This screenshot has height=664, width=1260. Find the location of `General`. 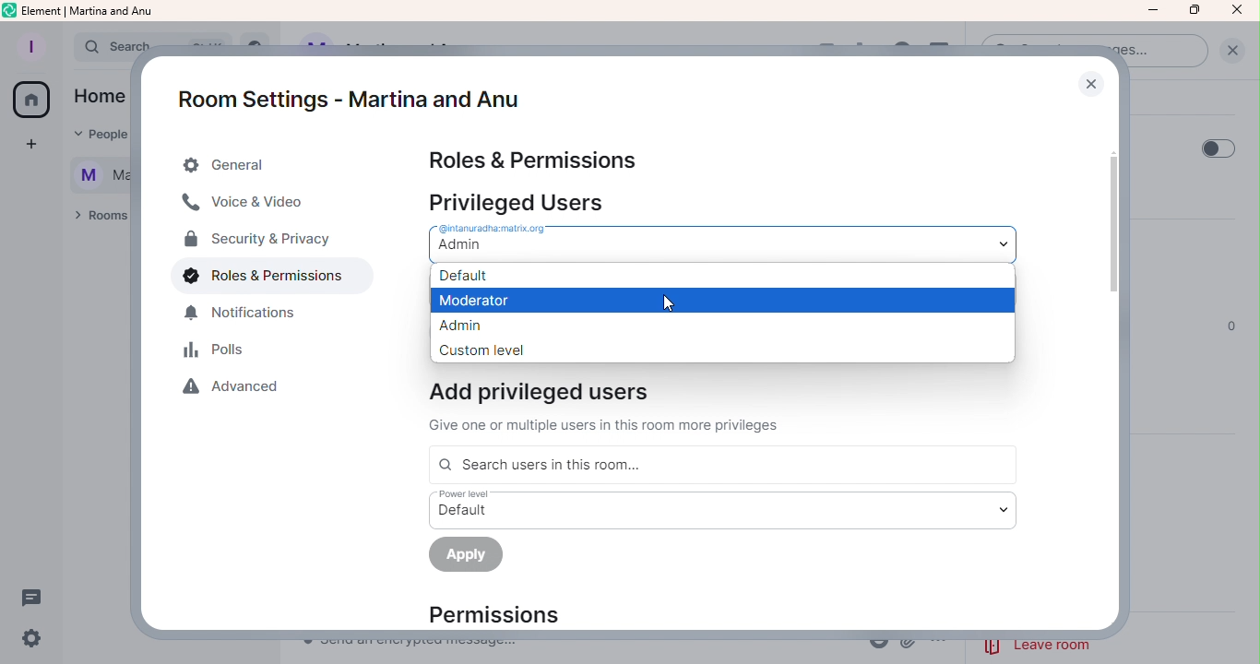

General is located at coordinates (263, 165).